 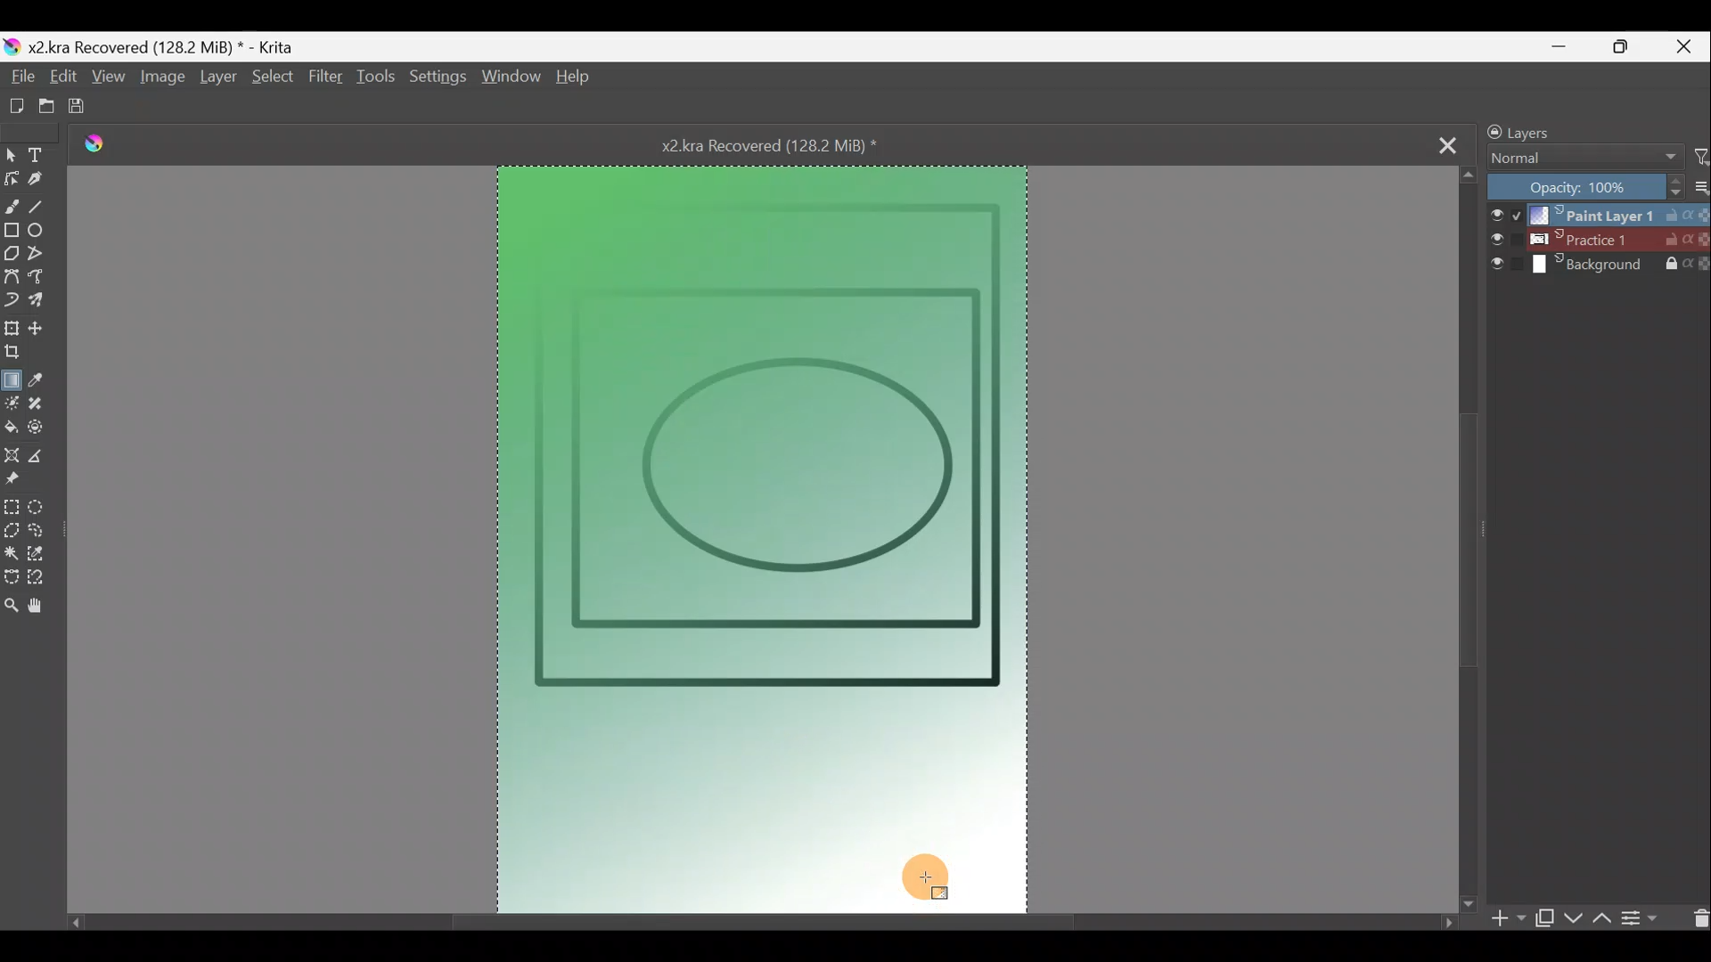 What do you see at coordinates (40, 380) in the screenshot?
I see `Sample a colour from the image/current layer` at bounding box center [40, 380].